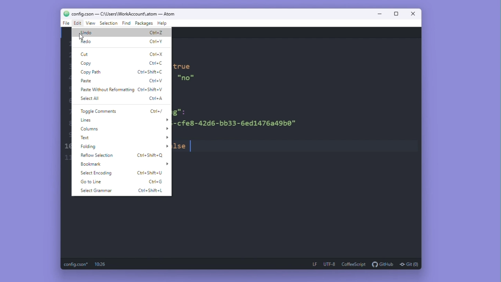 This screenshot has width=501, height=282. What do you see at coordinates (155, 53) in the screenshot?
I see `ctrl+x` at bounding box center [155, 53].